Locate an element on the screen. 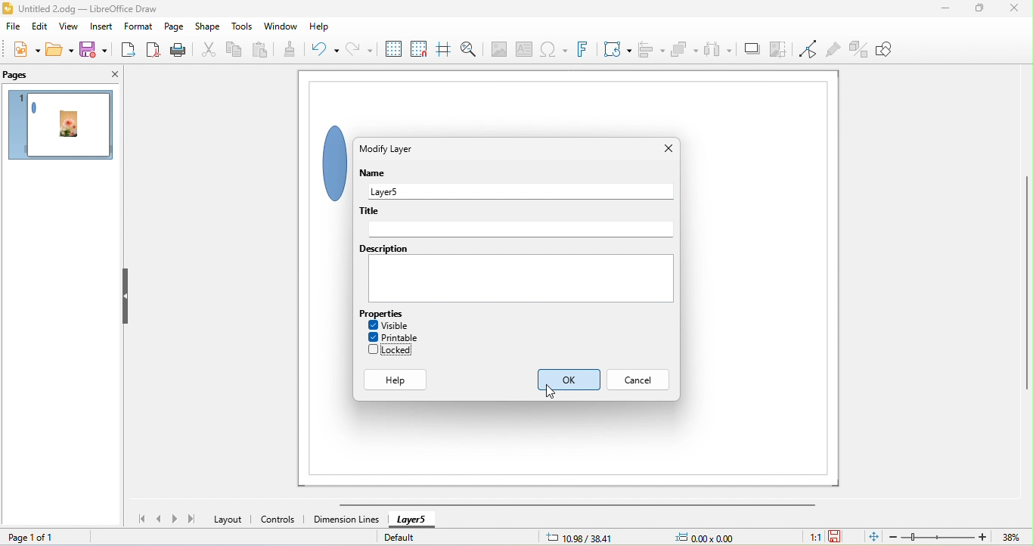  cut is located at coordinates (209, 51).